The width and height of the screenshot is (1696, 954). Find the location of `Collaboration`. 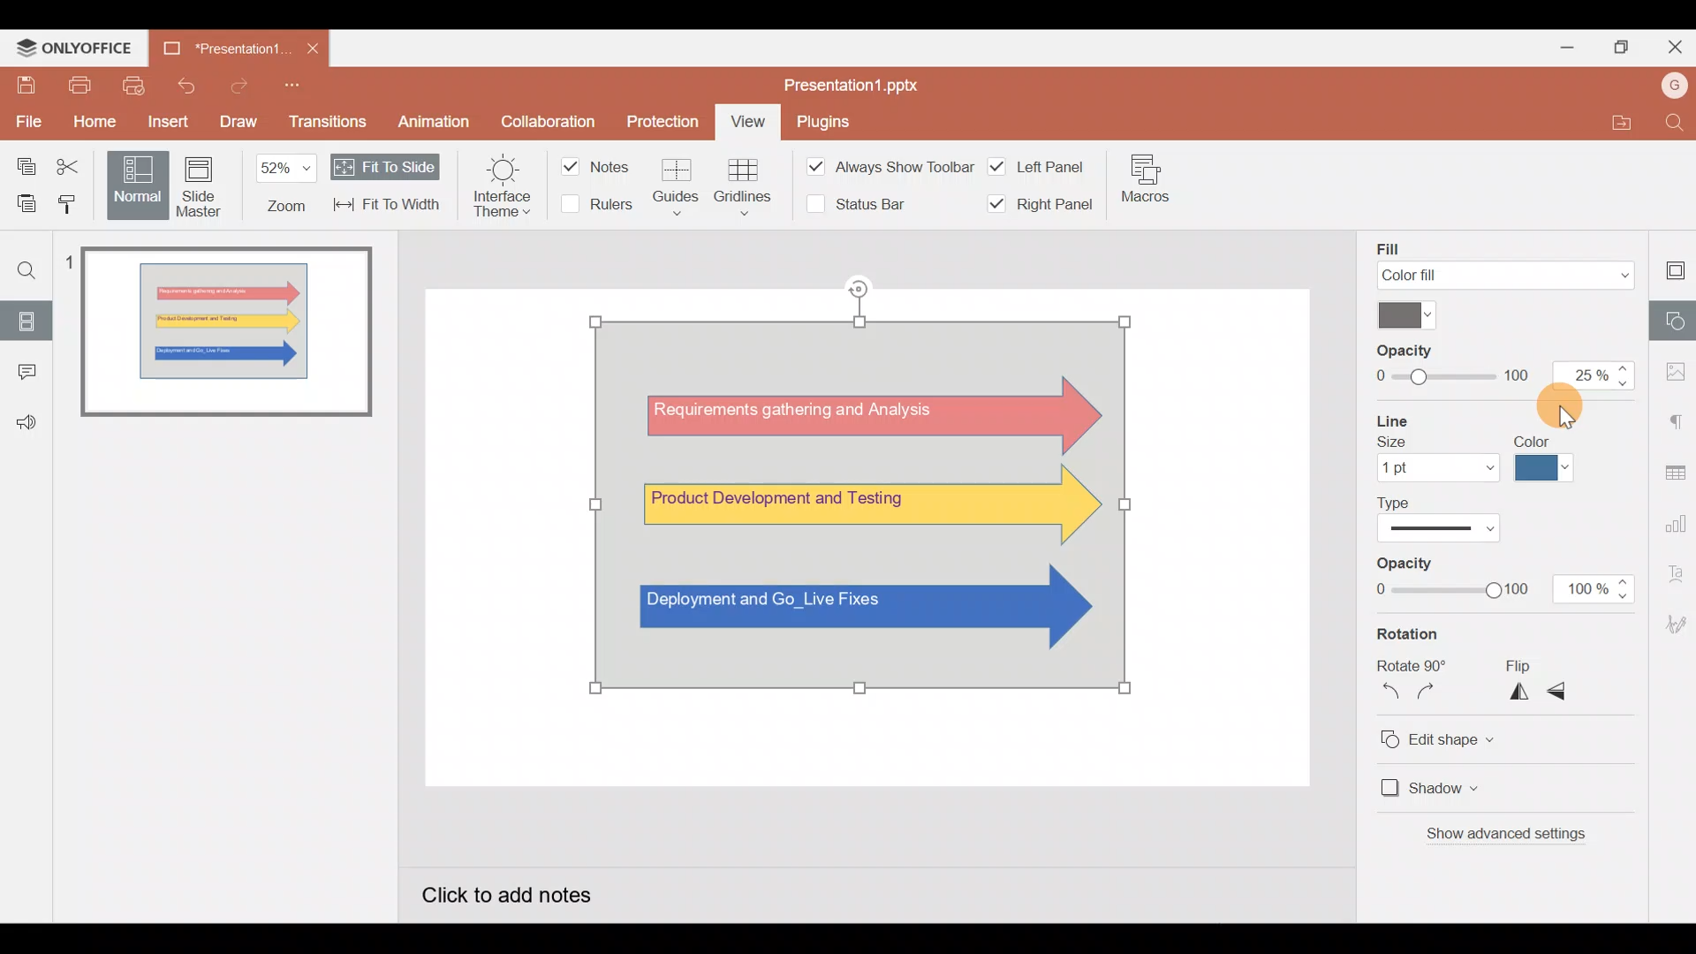

Collaboration is located at coordinates (548, 118).